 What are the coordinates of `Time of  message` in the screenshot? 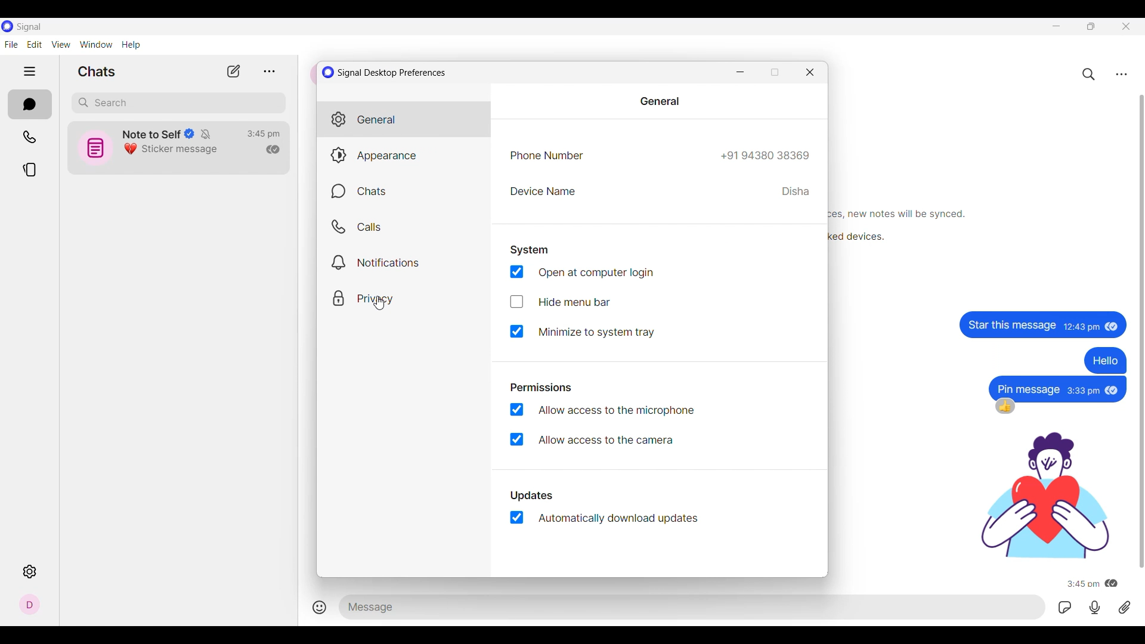 It's located at (1085, 390).